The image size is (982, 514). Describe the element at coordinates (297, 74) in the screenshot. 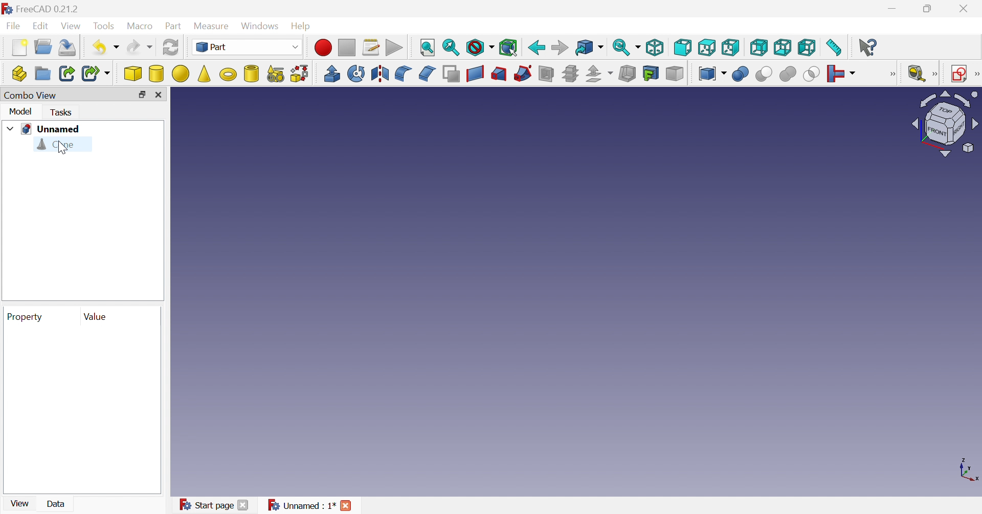

I see `Shape builder` at that location.